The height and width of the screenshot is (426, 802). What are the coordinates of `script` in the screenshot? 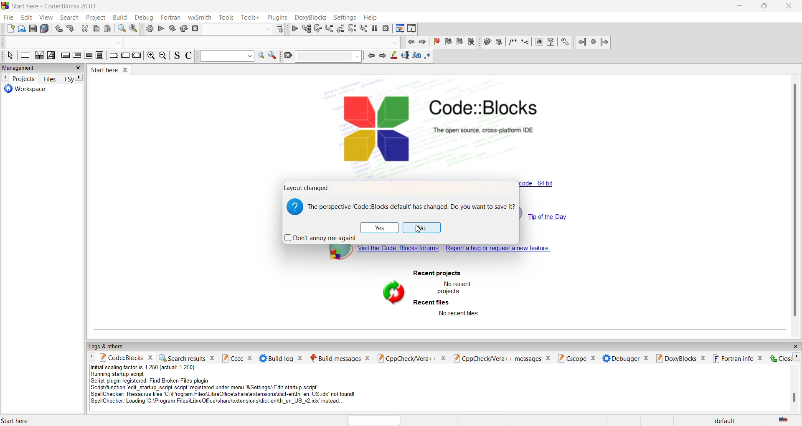 It's located at (232, 385).